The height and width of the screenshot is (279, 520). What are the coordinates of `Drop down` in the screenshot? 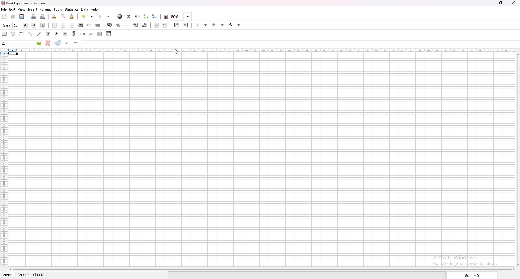 It's located at (238, 25).